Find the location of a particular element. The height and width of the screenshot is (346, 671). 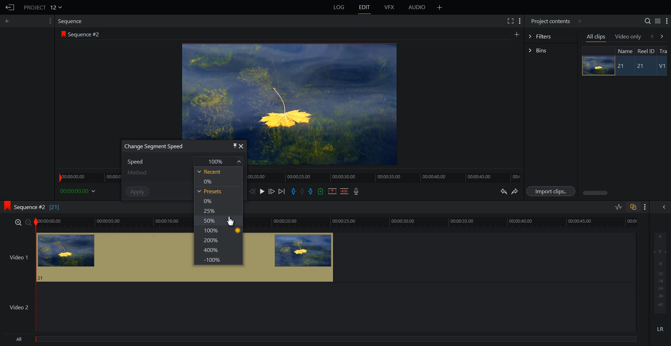

Sequence #2 is located at coordinates (86, 35).